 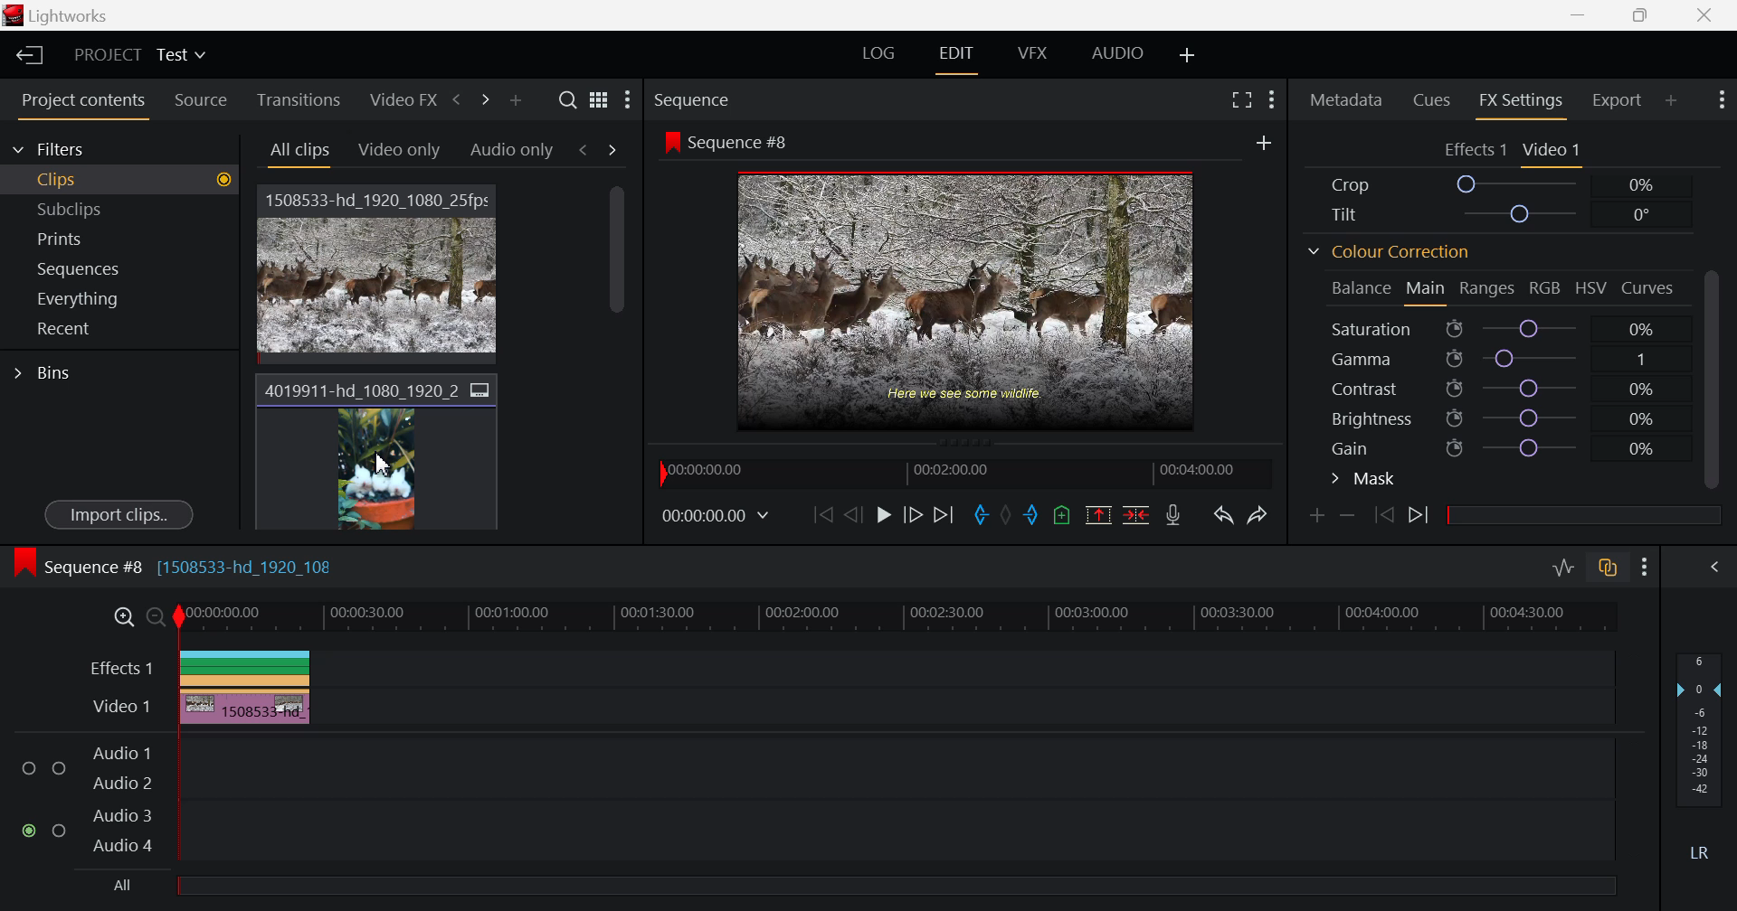 What do you see at coordinates (381, 452) in the screenshot?
I see `Cursor on Clip 2` at bounding box center [381, 452].